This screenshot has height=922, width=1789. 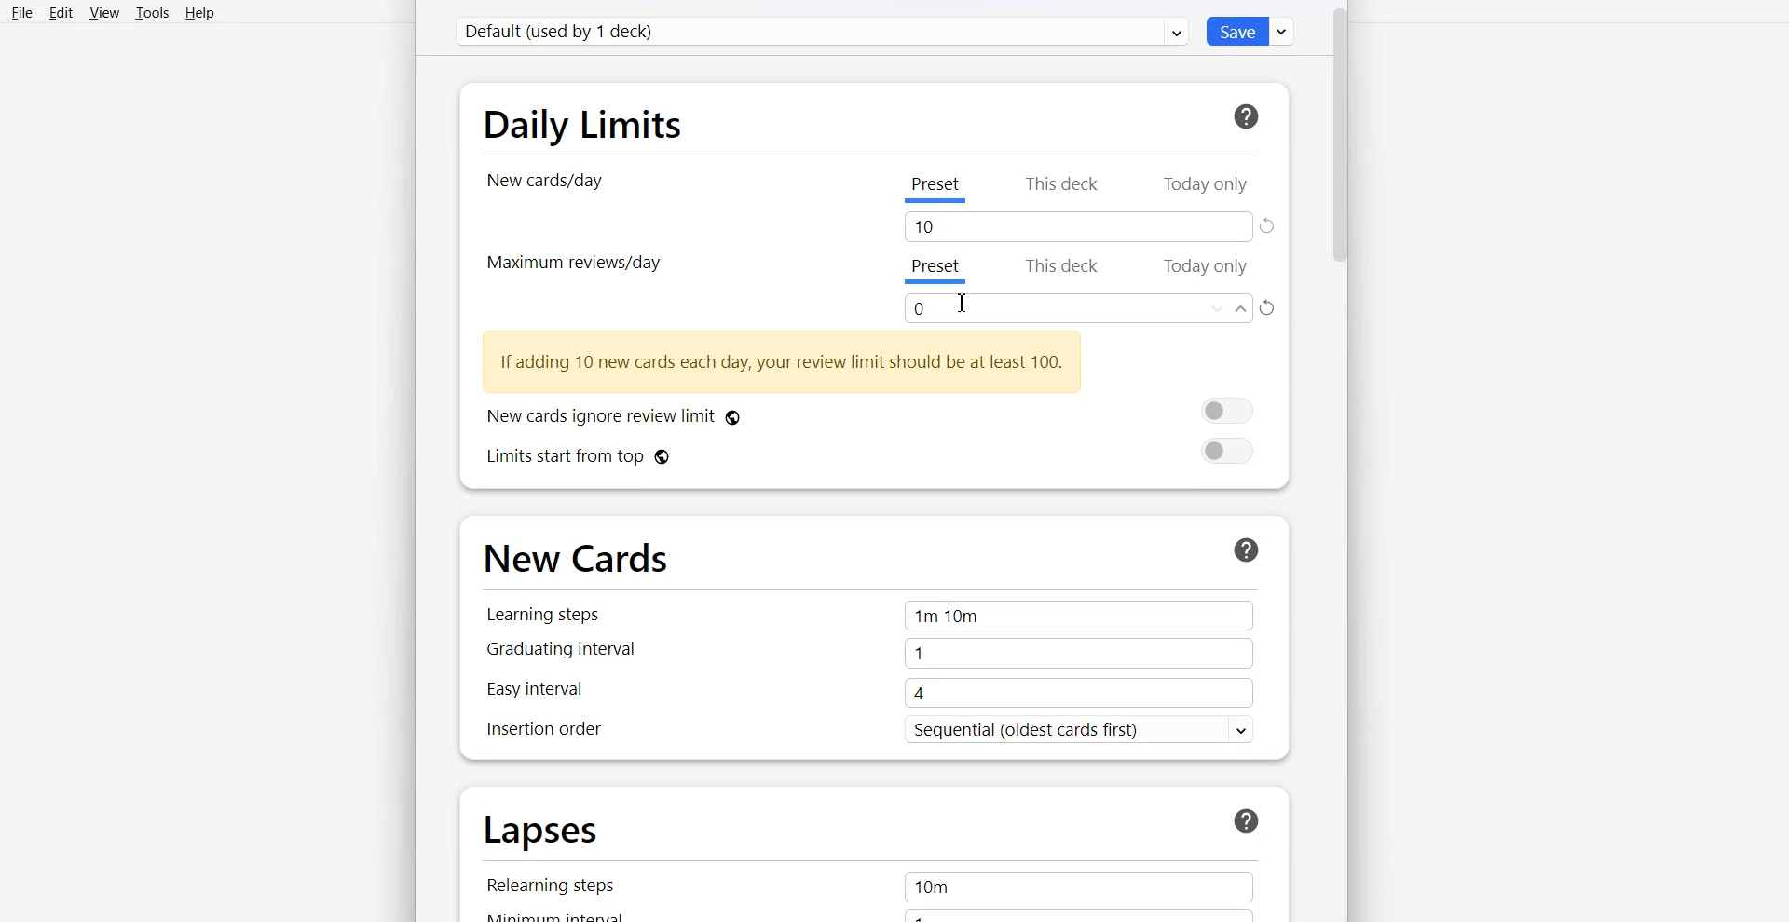 I want to click on New Cards, so click(x=580, y=560).